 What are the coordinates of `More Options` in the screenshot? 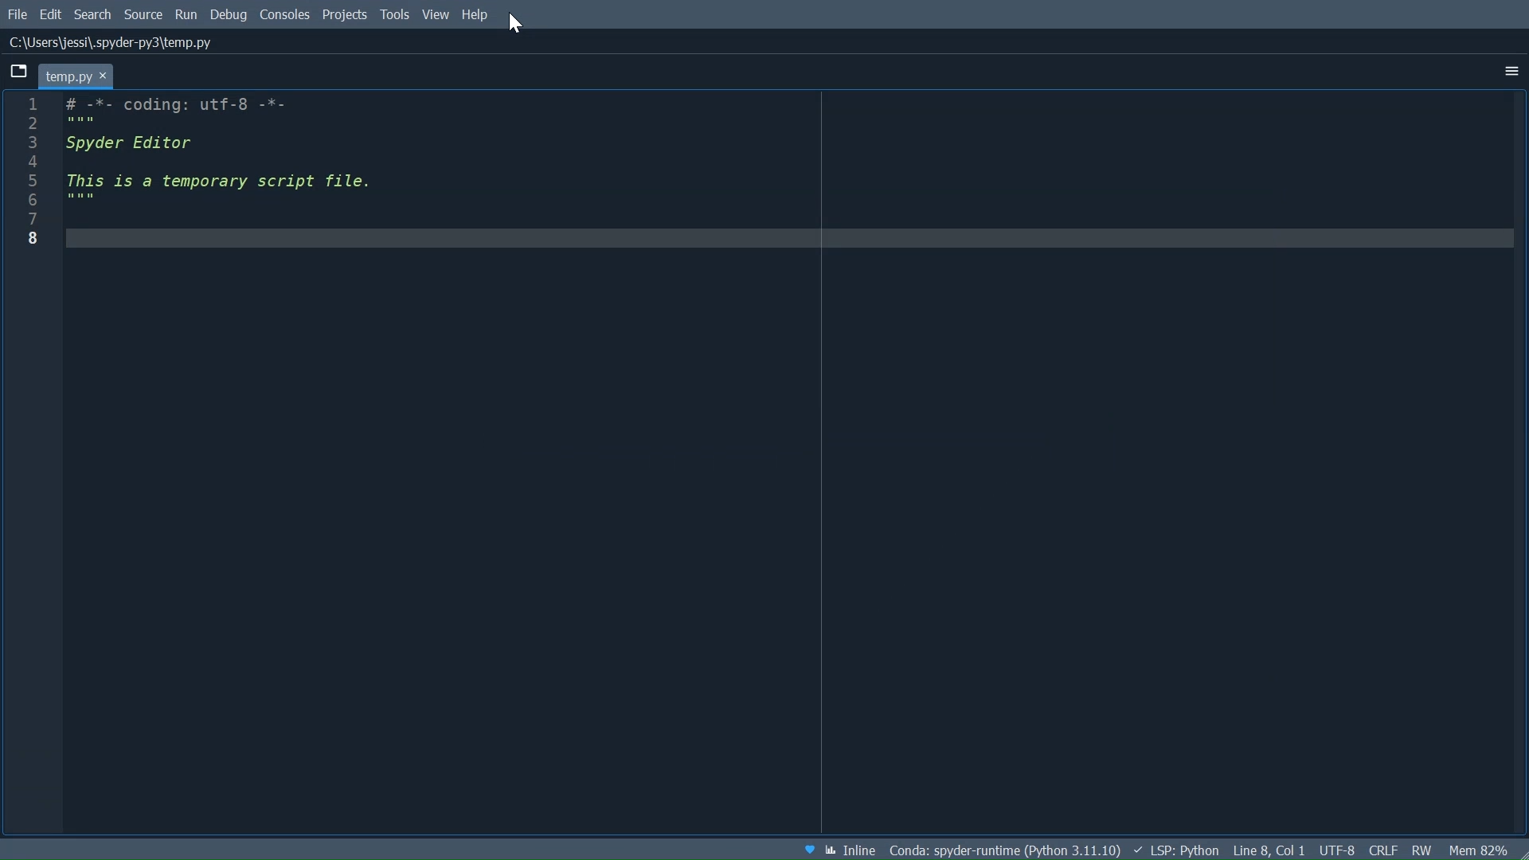 It's located at (1509, 72).